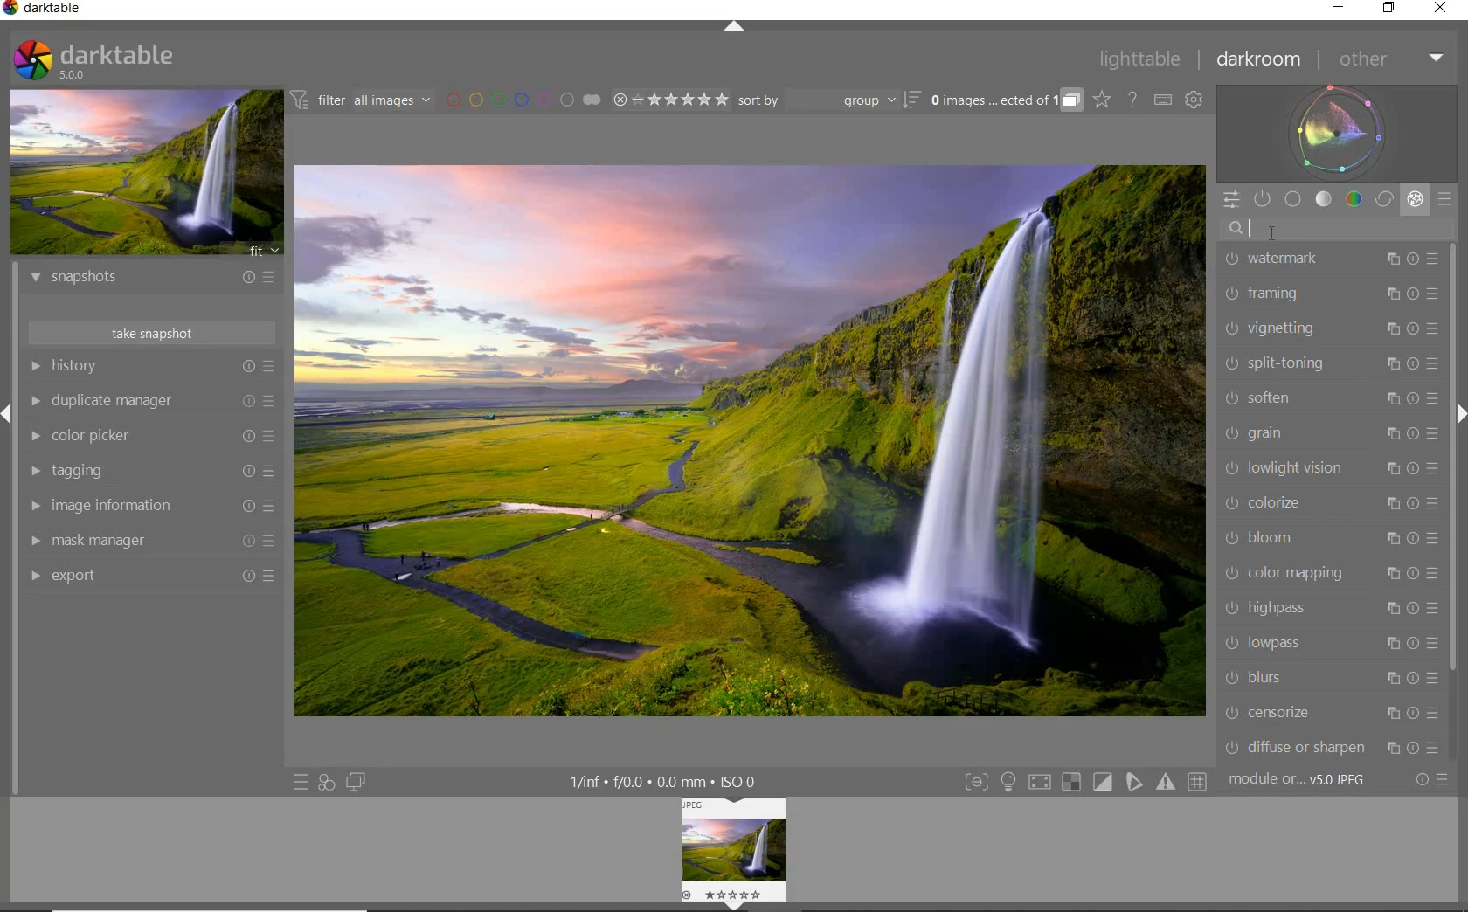  What do you see at coordinates (737, 846) in the screenshot?
I see `` at bounding box center [737, 846].